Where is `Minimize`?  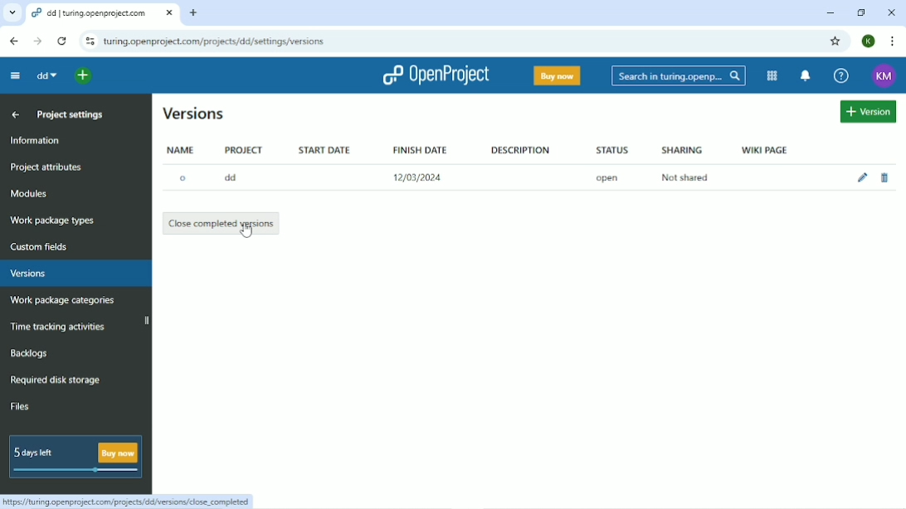 Minimize is located at coordinates (830, 13).